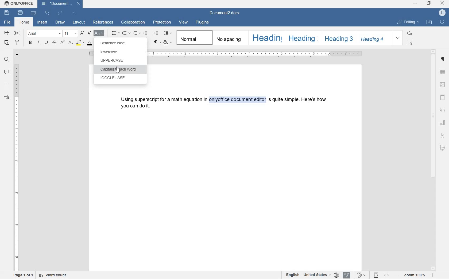  Describe the element at coordinates (374, 38) in the screenshot. I see `HEADING 4` at that location.